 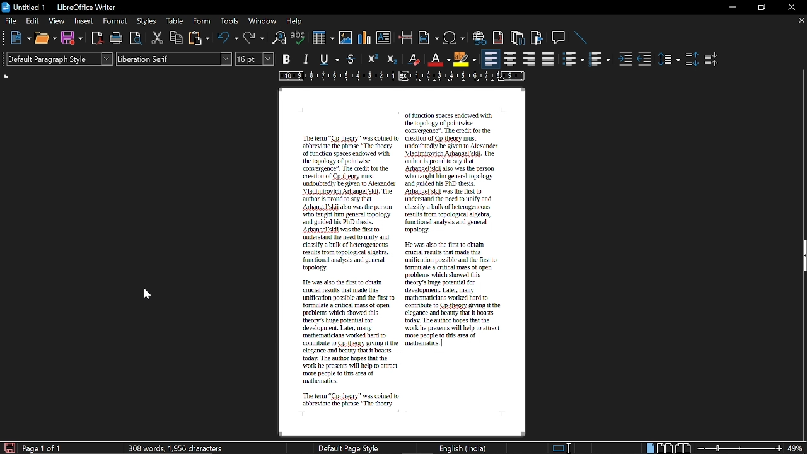 What do you see at coordinates (498, 37) in the screenshot?
I see `Insert endnote` at bounding box center [498, 37].